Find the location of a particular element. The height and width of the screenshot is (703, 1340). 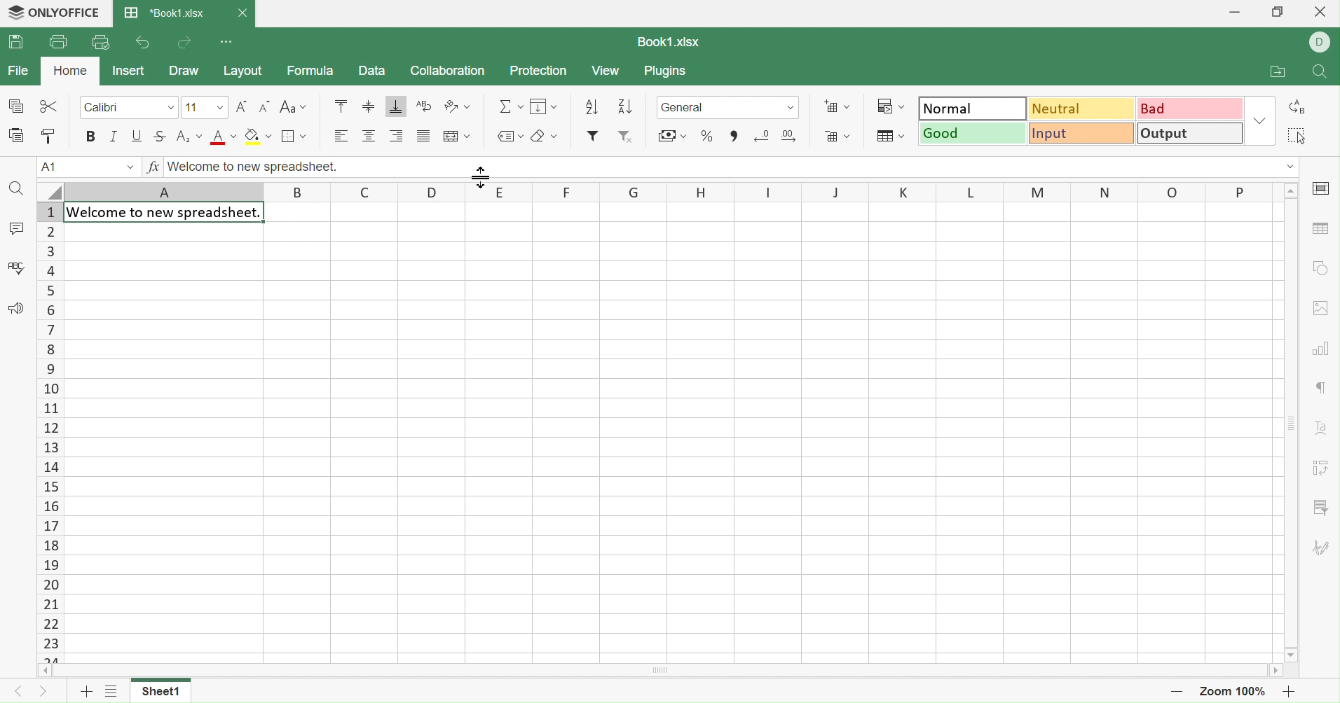

Signature settings is located at coordinates (1322, 550).